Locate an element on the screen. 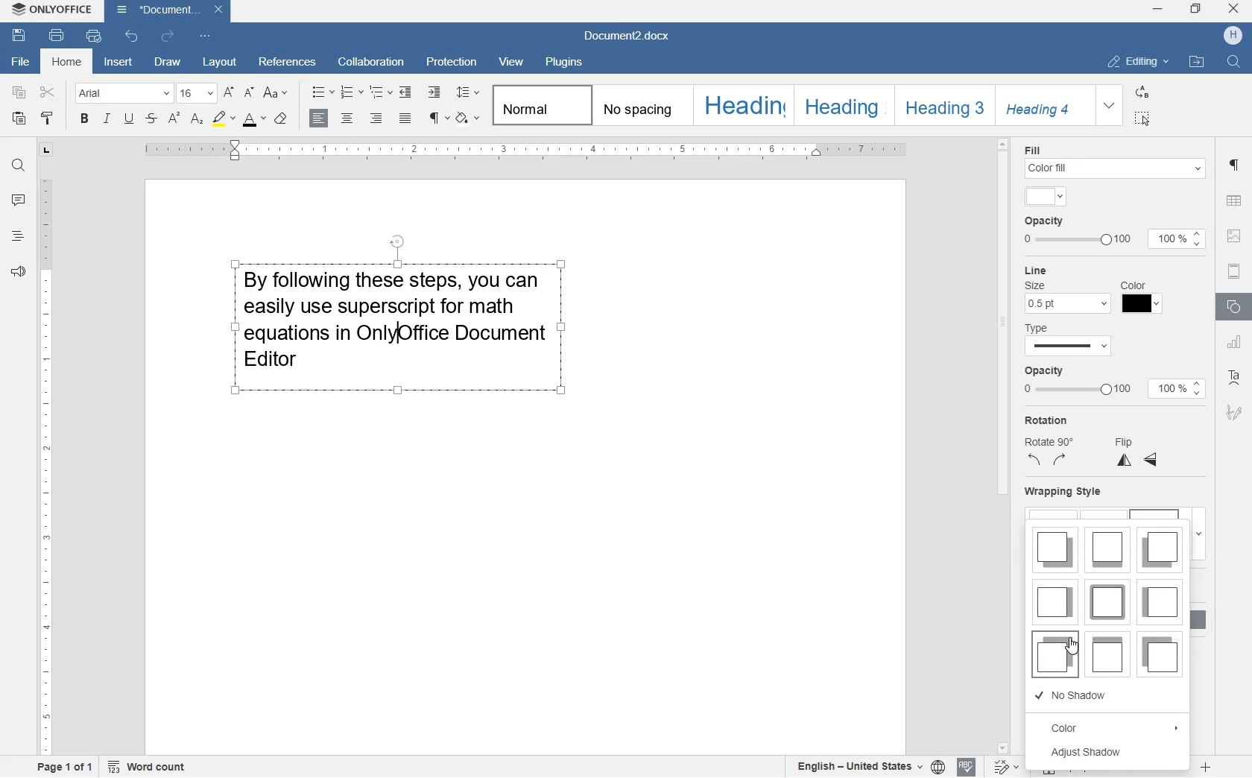 The image size is (1252, 778). bold is located at coordinates (84, 119).